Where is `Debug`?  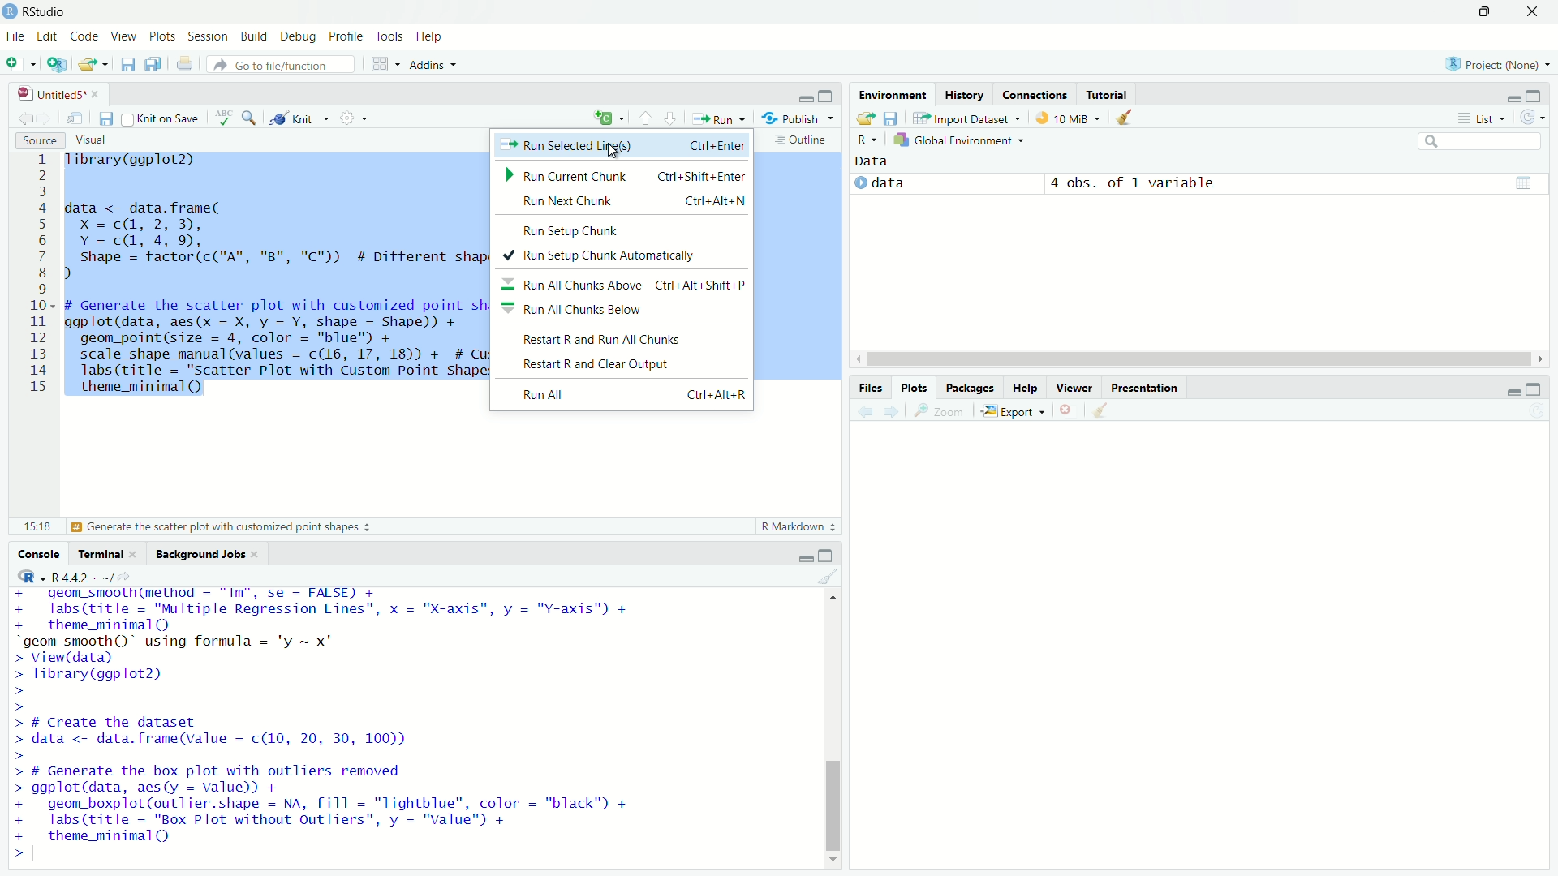
Debug is located at coordinates (298, 36).